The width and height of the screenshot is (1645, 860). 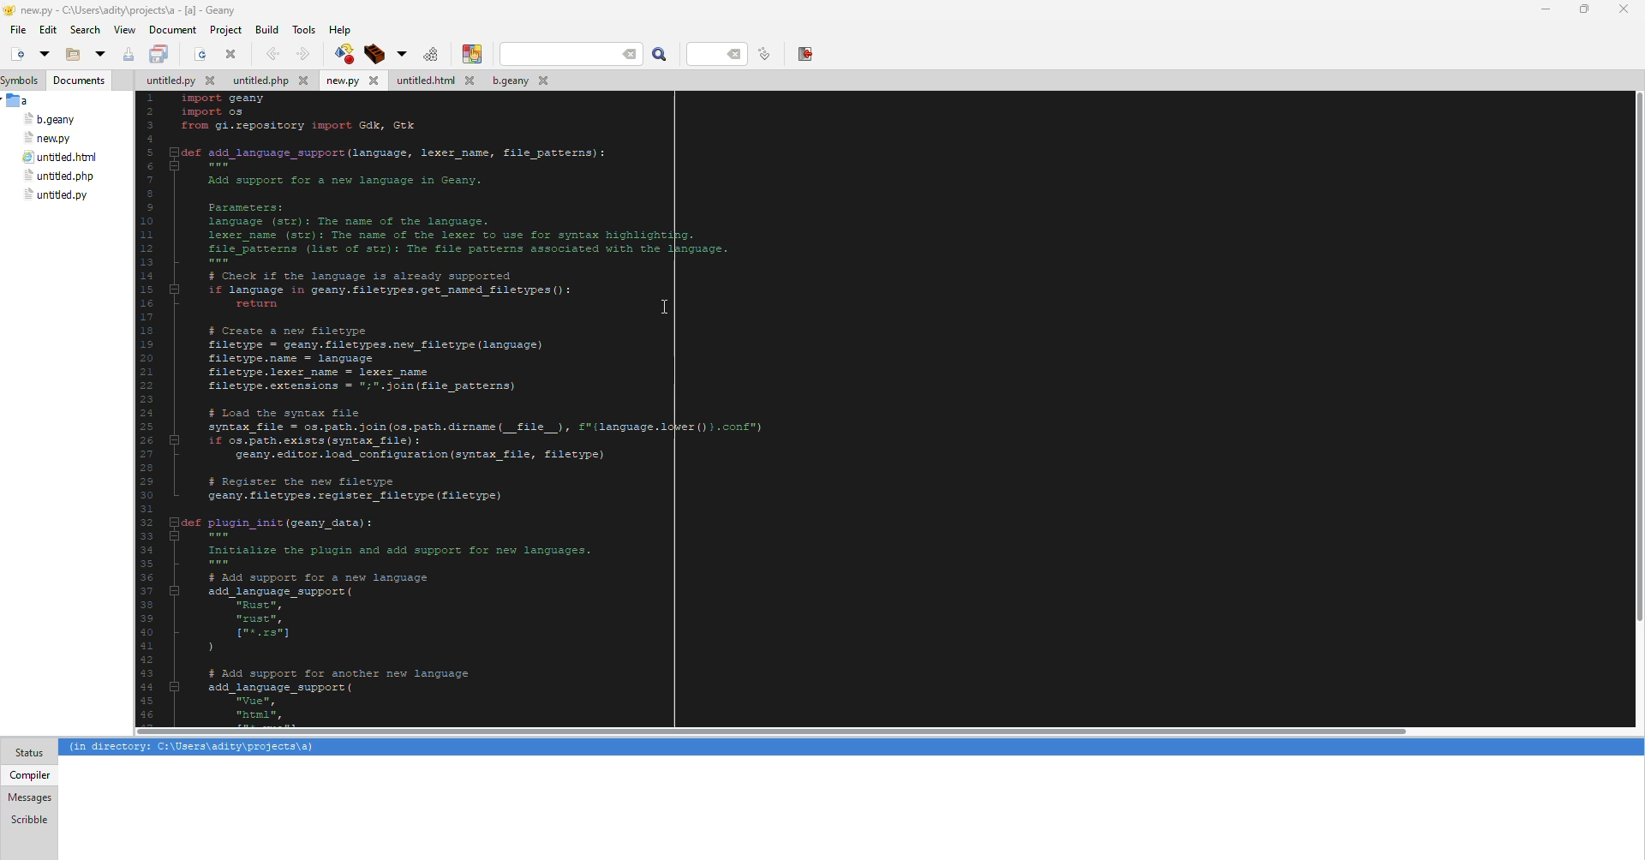 What do you see at coordinates (272, 81) in the screenshot?
I see `file` at bounding box center [272, 81].